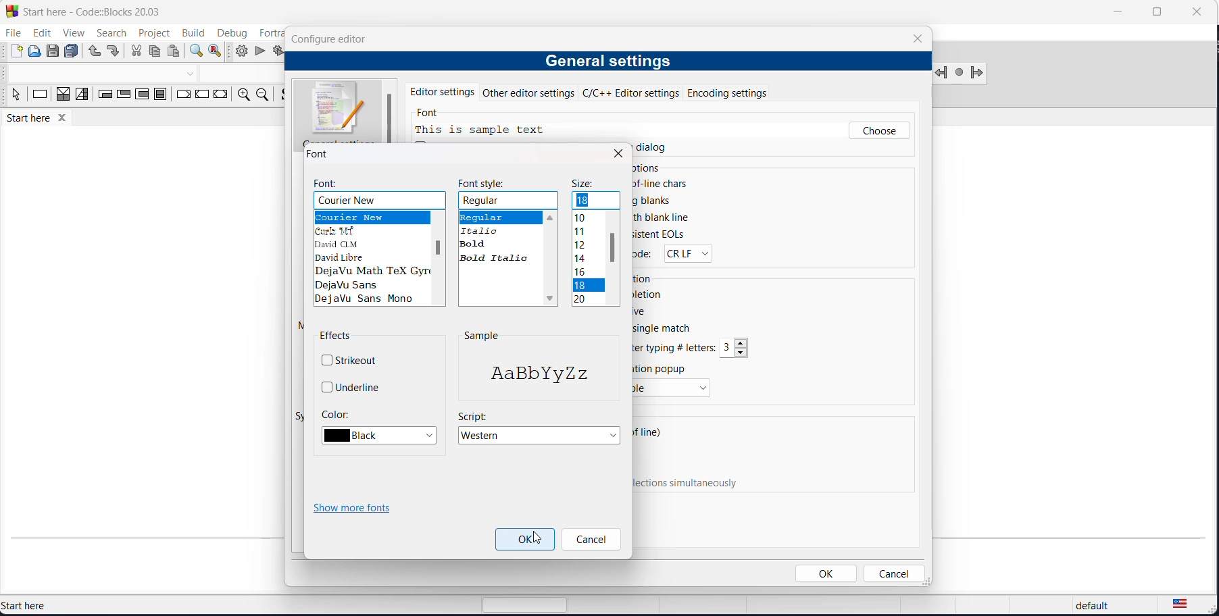 This screenshot has width=1219, height=616. I want to click on script dropdown button, so click(541, 436).